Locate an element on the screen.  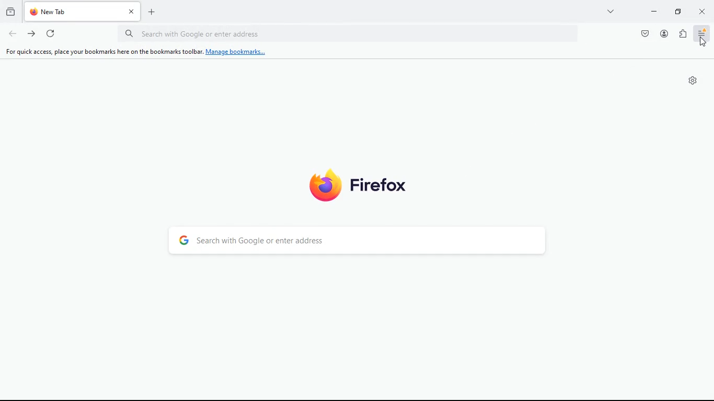
back is located at coordinates (13, 34).